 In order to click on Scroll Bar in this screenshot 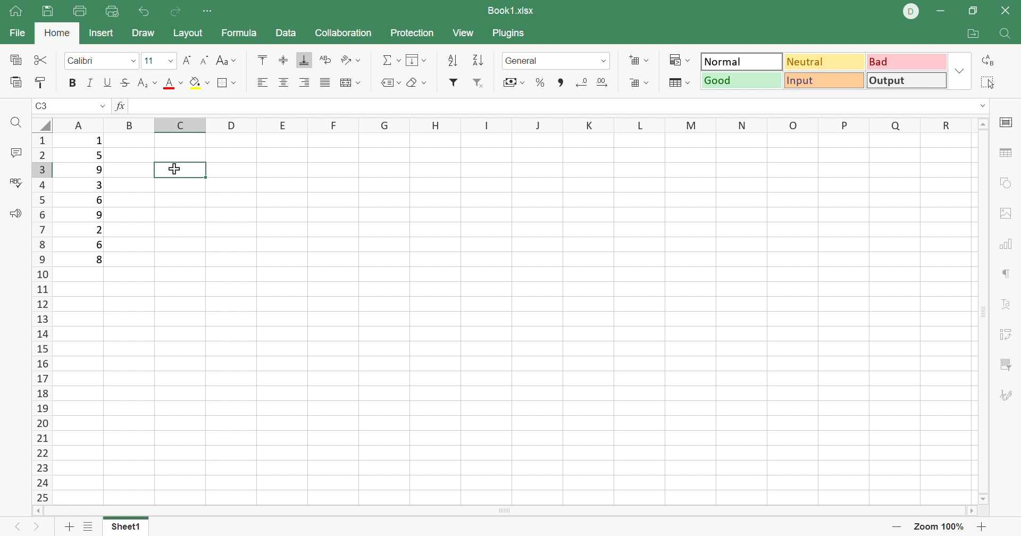, I will do `click(979, 311)`.